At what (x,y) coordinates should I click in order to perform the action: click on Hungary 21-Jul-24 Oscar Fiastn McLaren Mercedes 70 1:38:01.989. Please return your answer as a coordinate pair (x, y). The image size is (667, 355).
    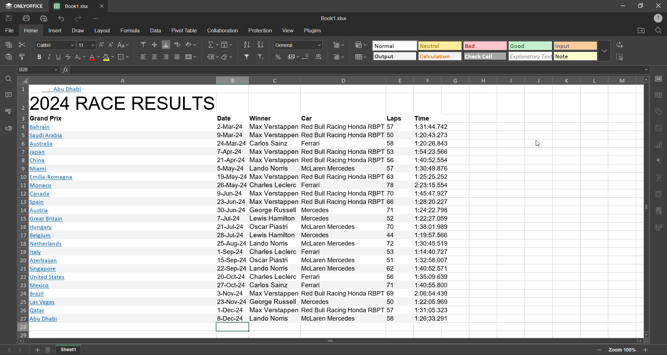
    Looking at the image, I should click on (240, 227).